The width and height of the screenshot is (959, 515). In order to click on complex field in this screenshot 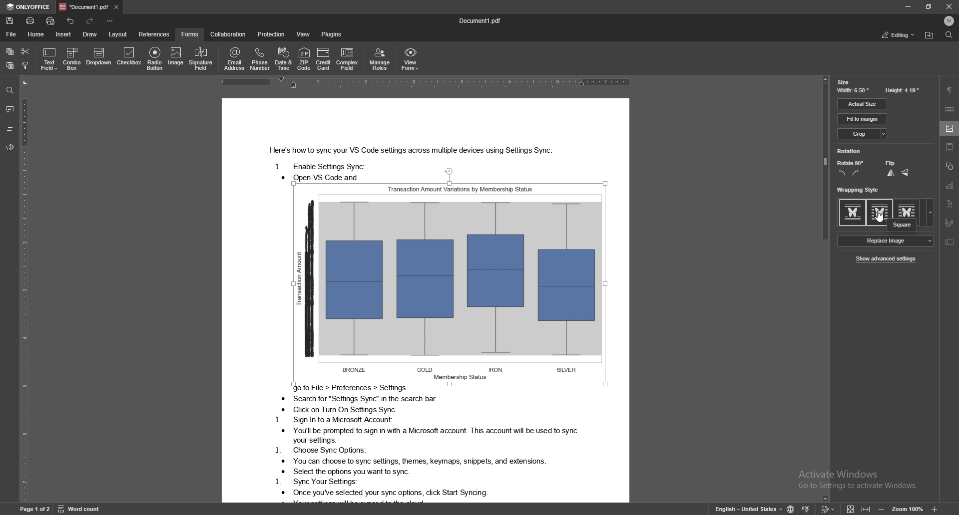, I will do `click(348, 59)`.